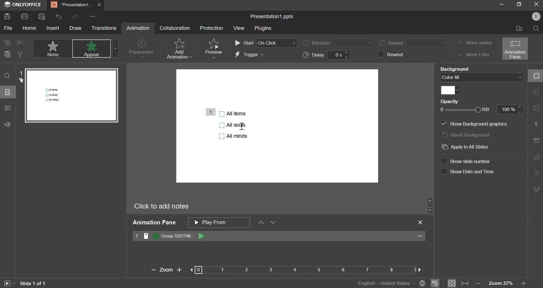 The height and width of the screenshot is (288, 543). I want to click on right side bar, so click(536, 133).